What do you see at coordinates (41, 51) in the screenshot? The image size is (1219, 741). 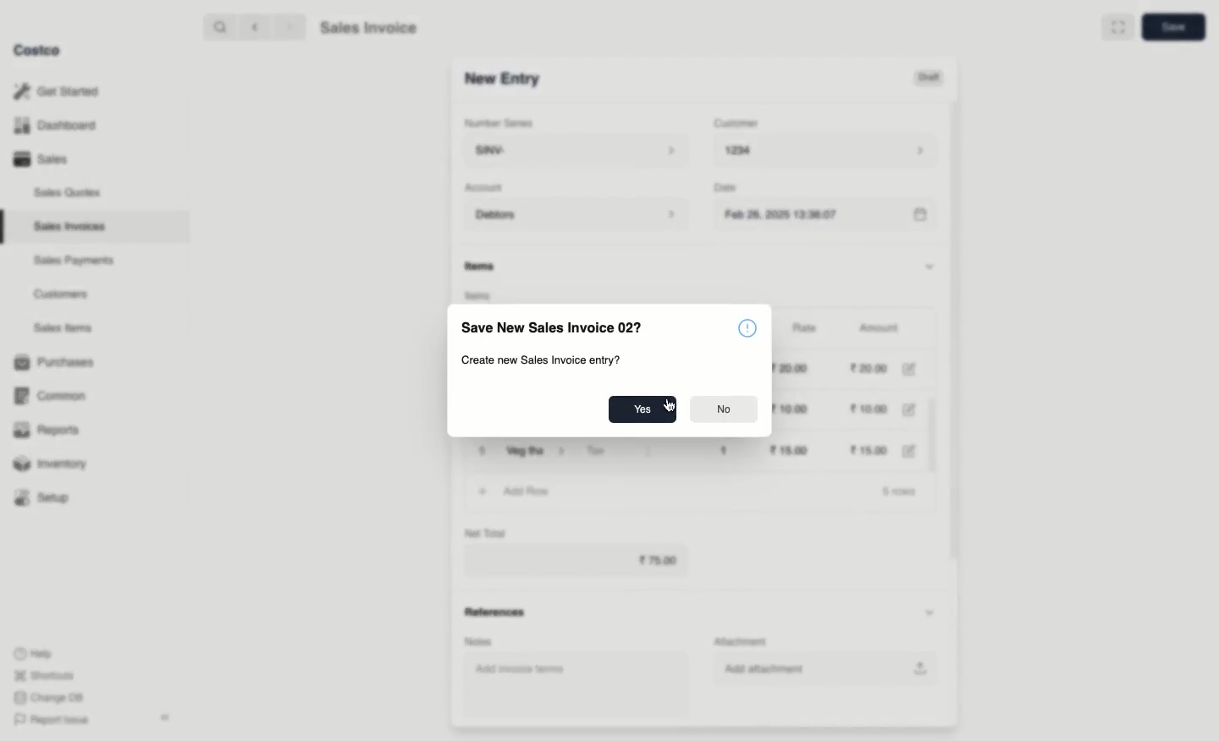 I see `Costco` at bounding box center [41, 51].